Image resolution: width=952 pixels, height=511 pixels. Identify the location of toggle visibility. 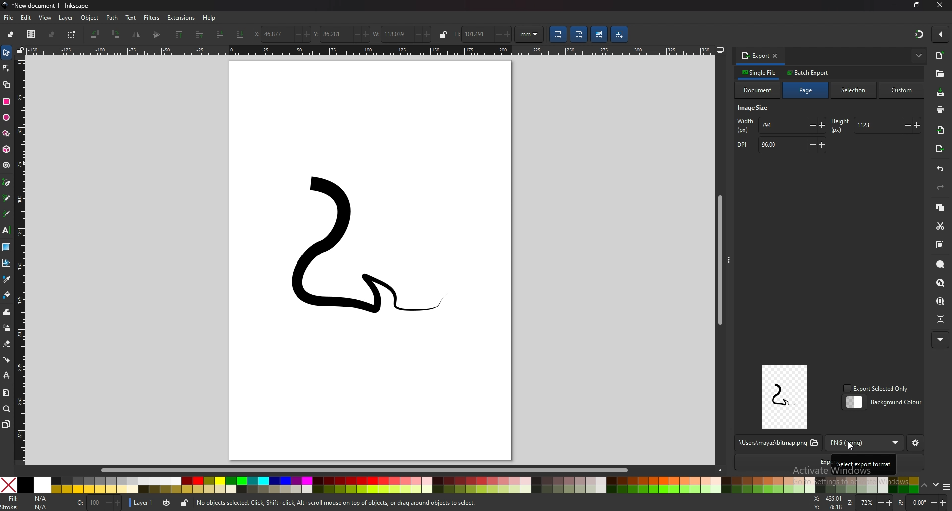
(166, 503).